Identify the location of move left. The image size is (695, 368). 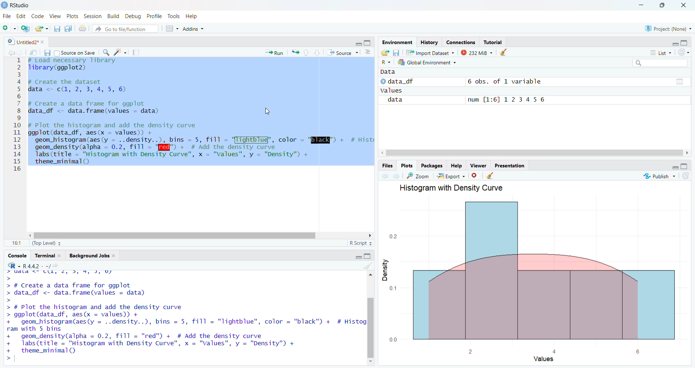
(32, 235).